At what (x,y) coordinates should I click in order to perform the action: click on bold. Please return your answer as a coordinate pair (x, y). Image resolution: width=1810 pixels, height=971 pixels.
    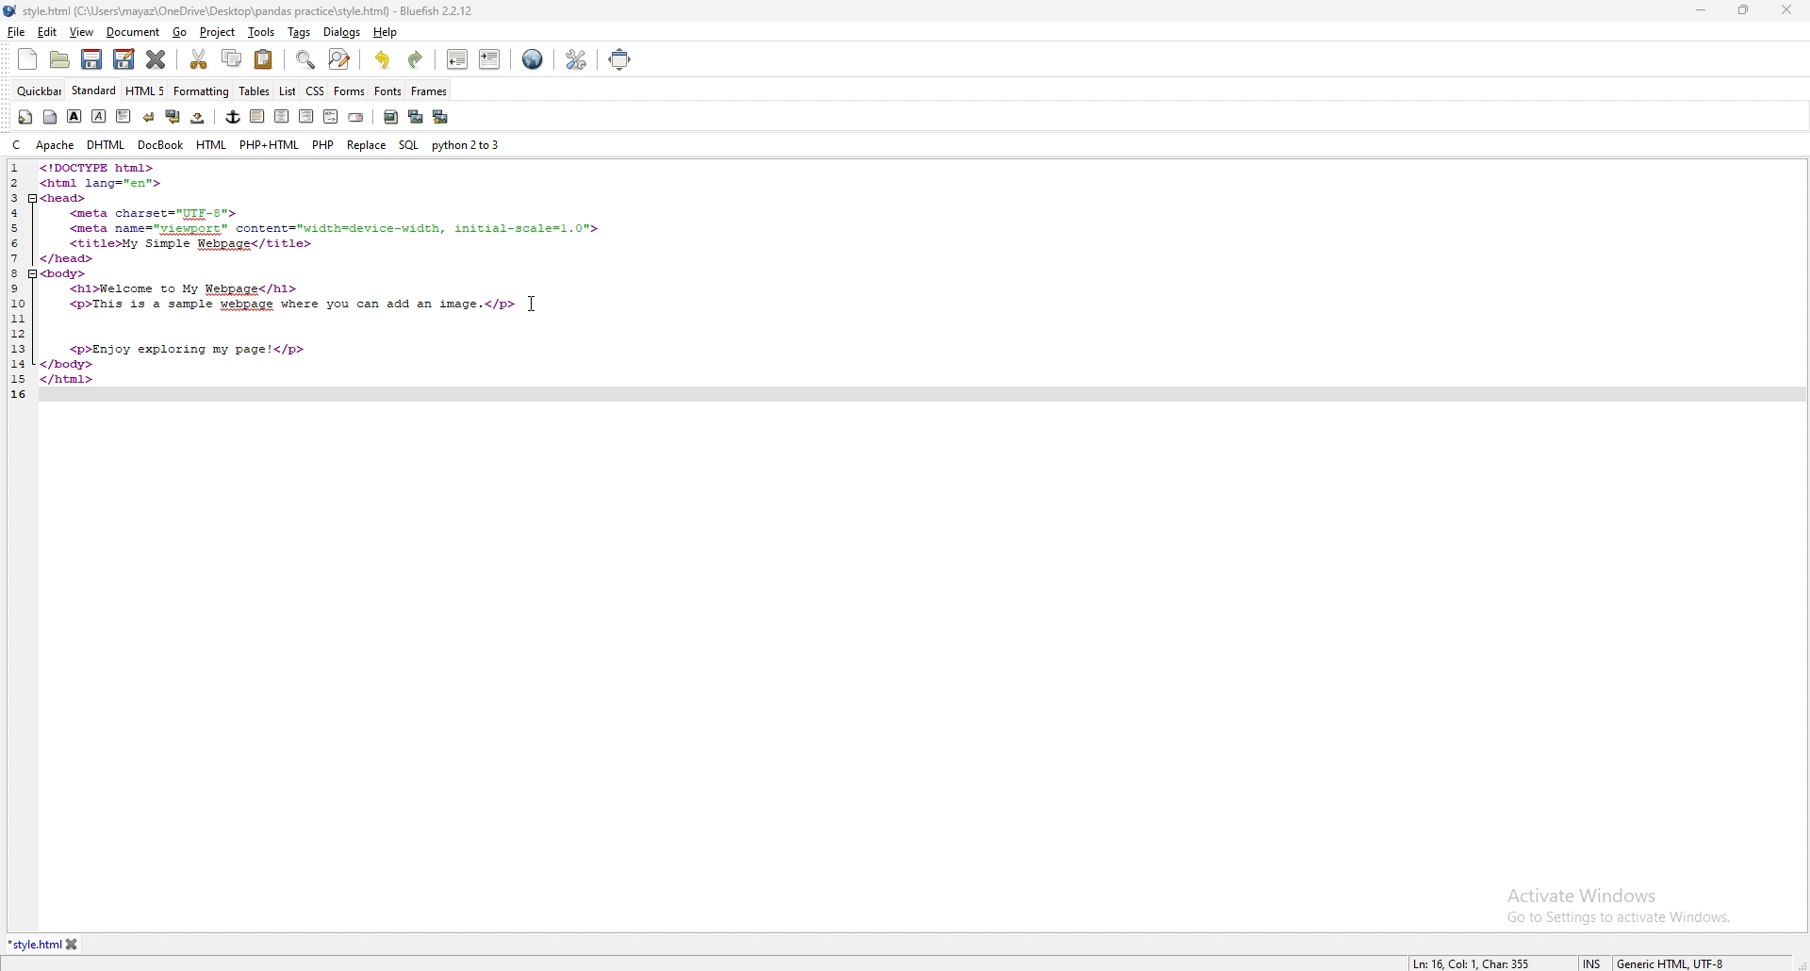
    Looking at the image, I should click on (75, 116).